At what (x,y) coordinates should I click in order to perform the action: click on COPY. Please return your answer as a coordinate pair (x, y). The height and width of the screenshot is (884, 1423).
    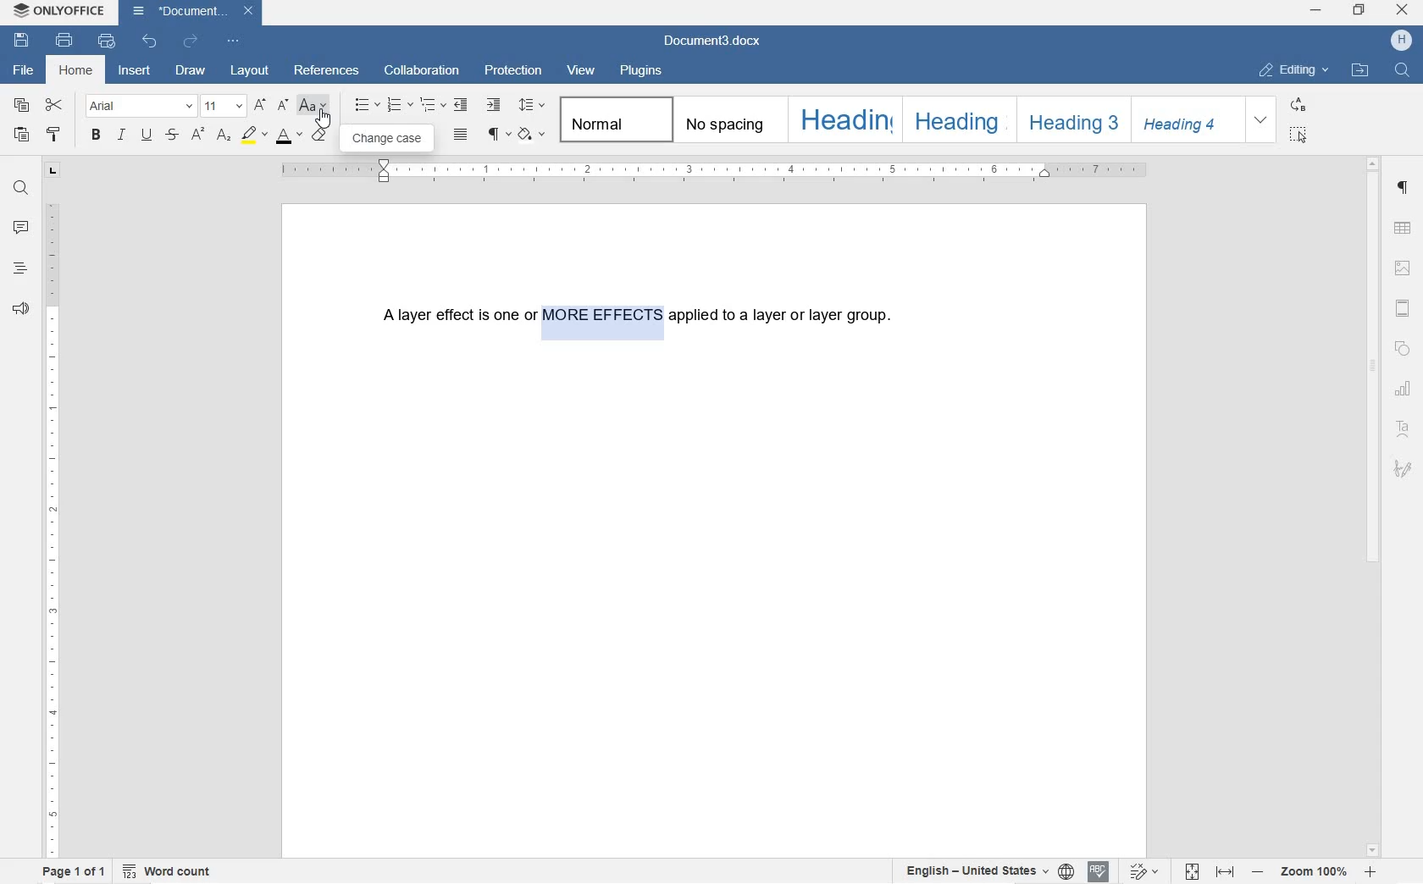
    Looking at the image, I should click on (24, 106).